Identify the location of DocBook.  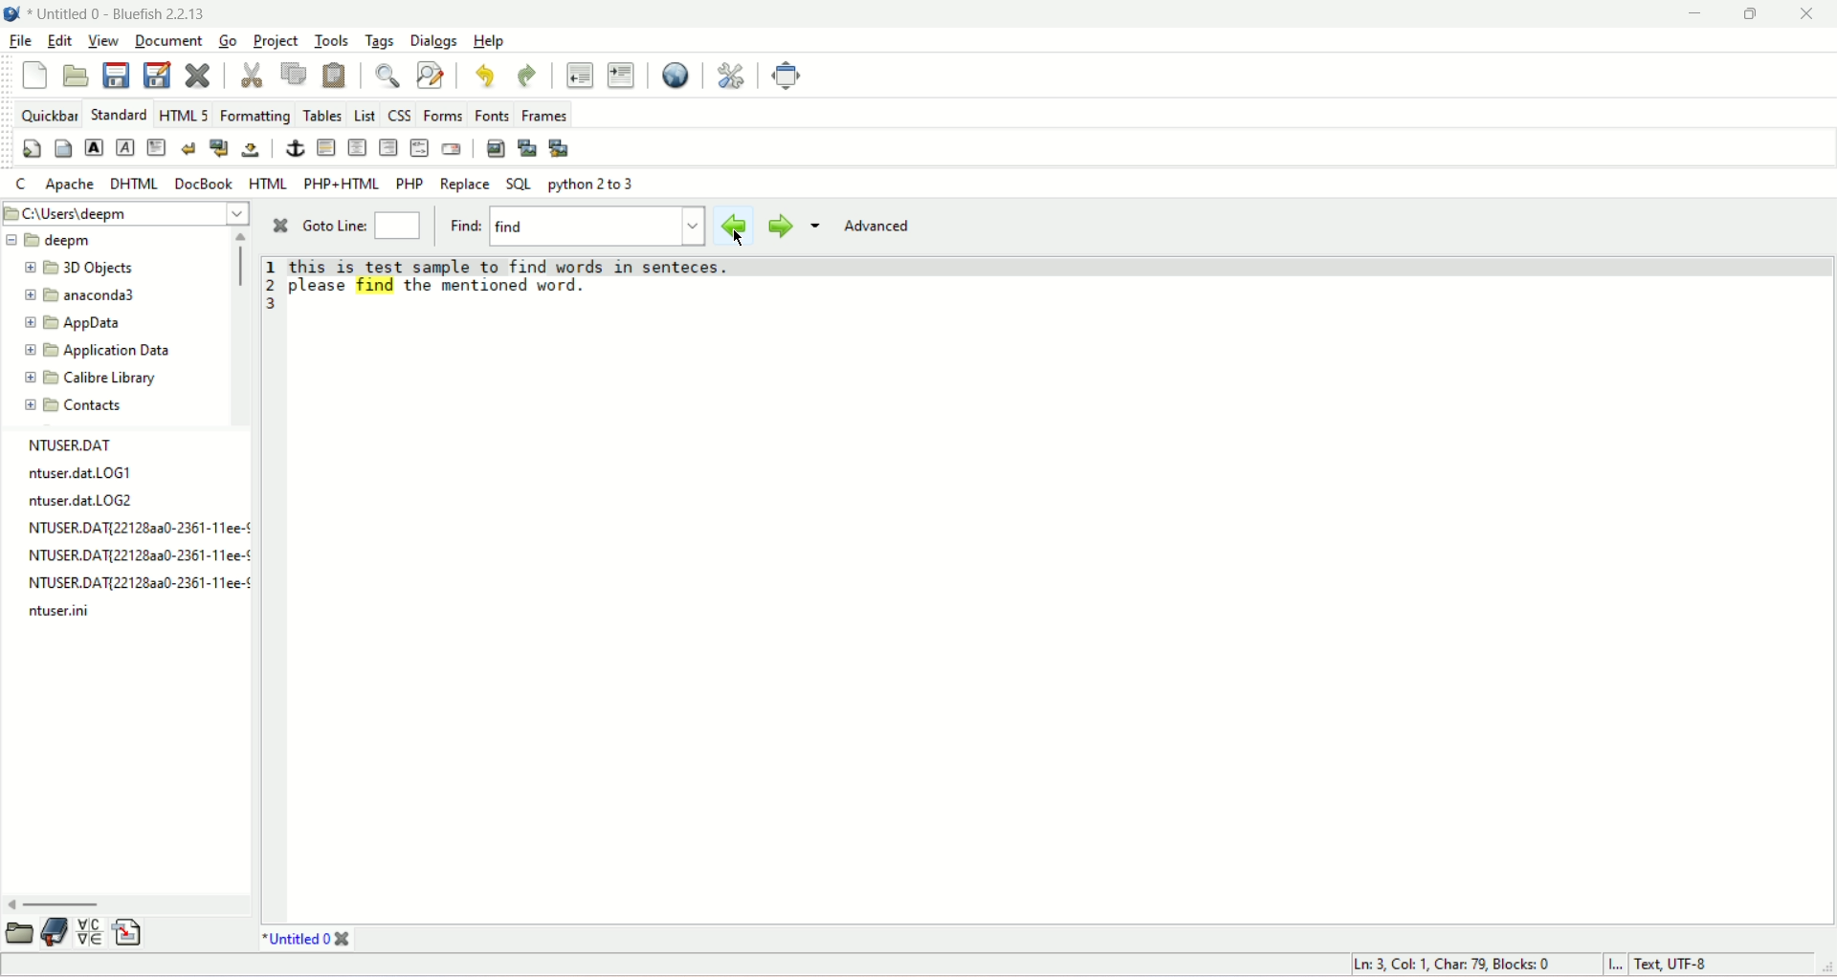
(204, 184).